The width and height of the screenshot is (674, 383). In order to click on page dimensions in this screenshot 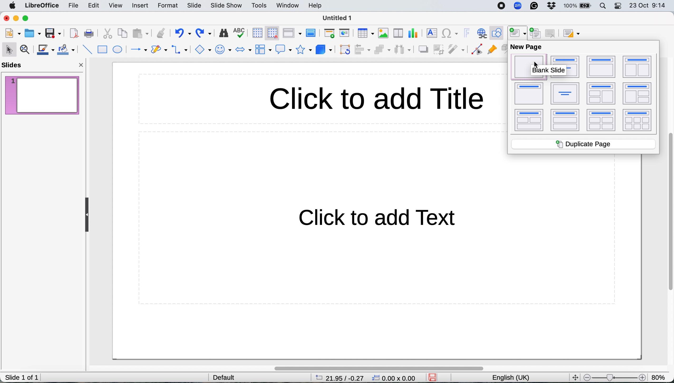, I will do `click(338, 378)`.